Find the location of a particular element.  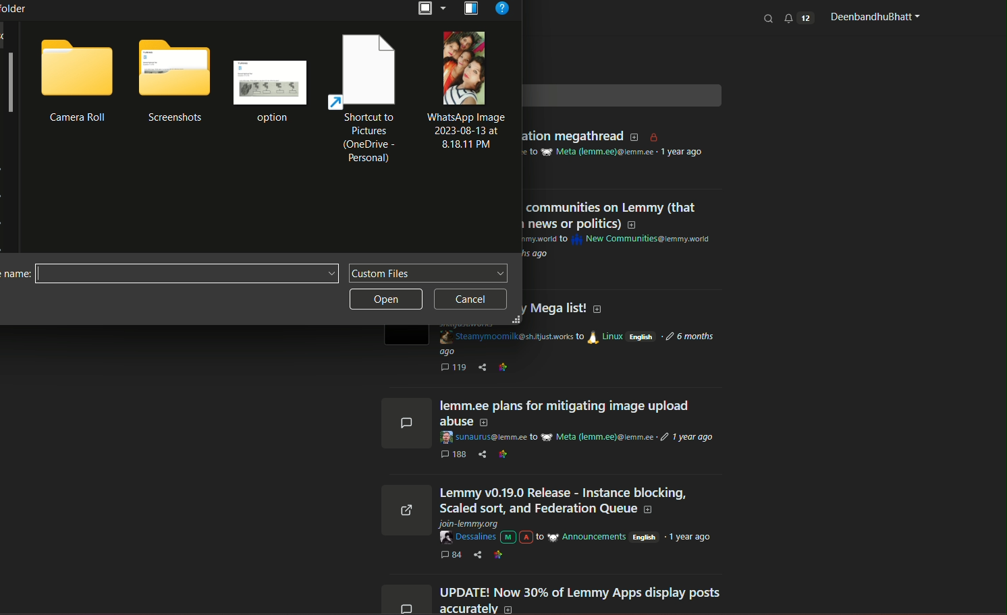

folder is located at coordinates (78, 66).